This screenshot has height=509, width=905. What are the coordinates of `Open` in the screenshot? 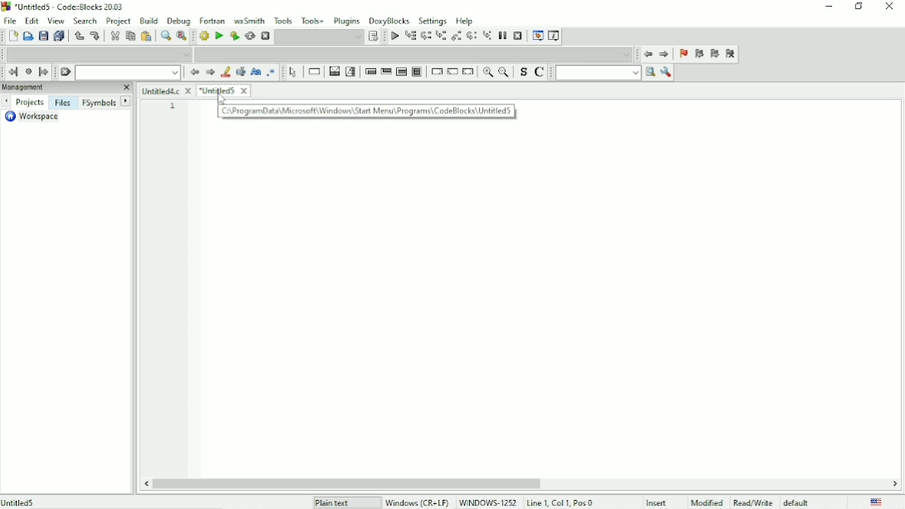 It's located at (27, 36).